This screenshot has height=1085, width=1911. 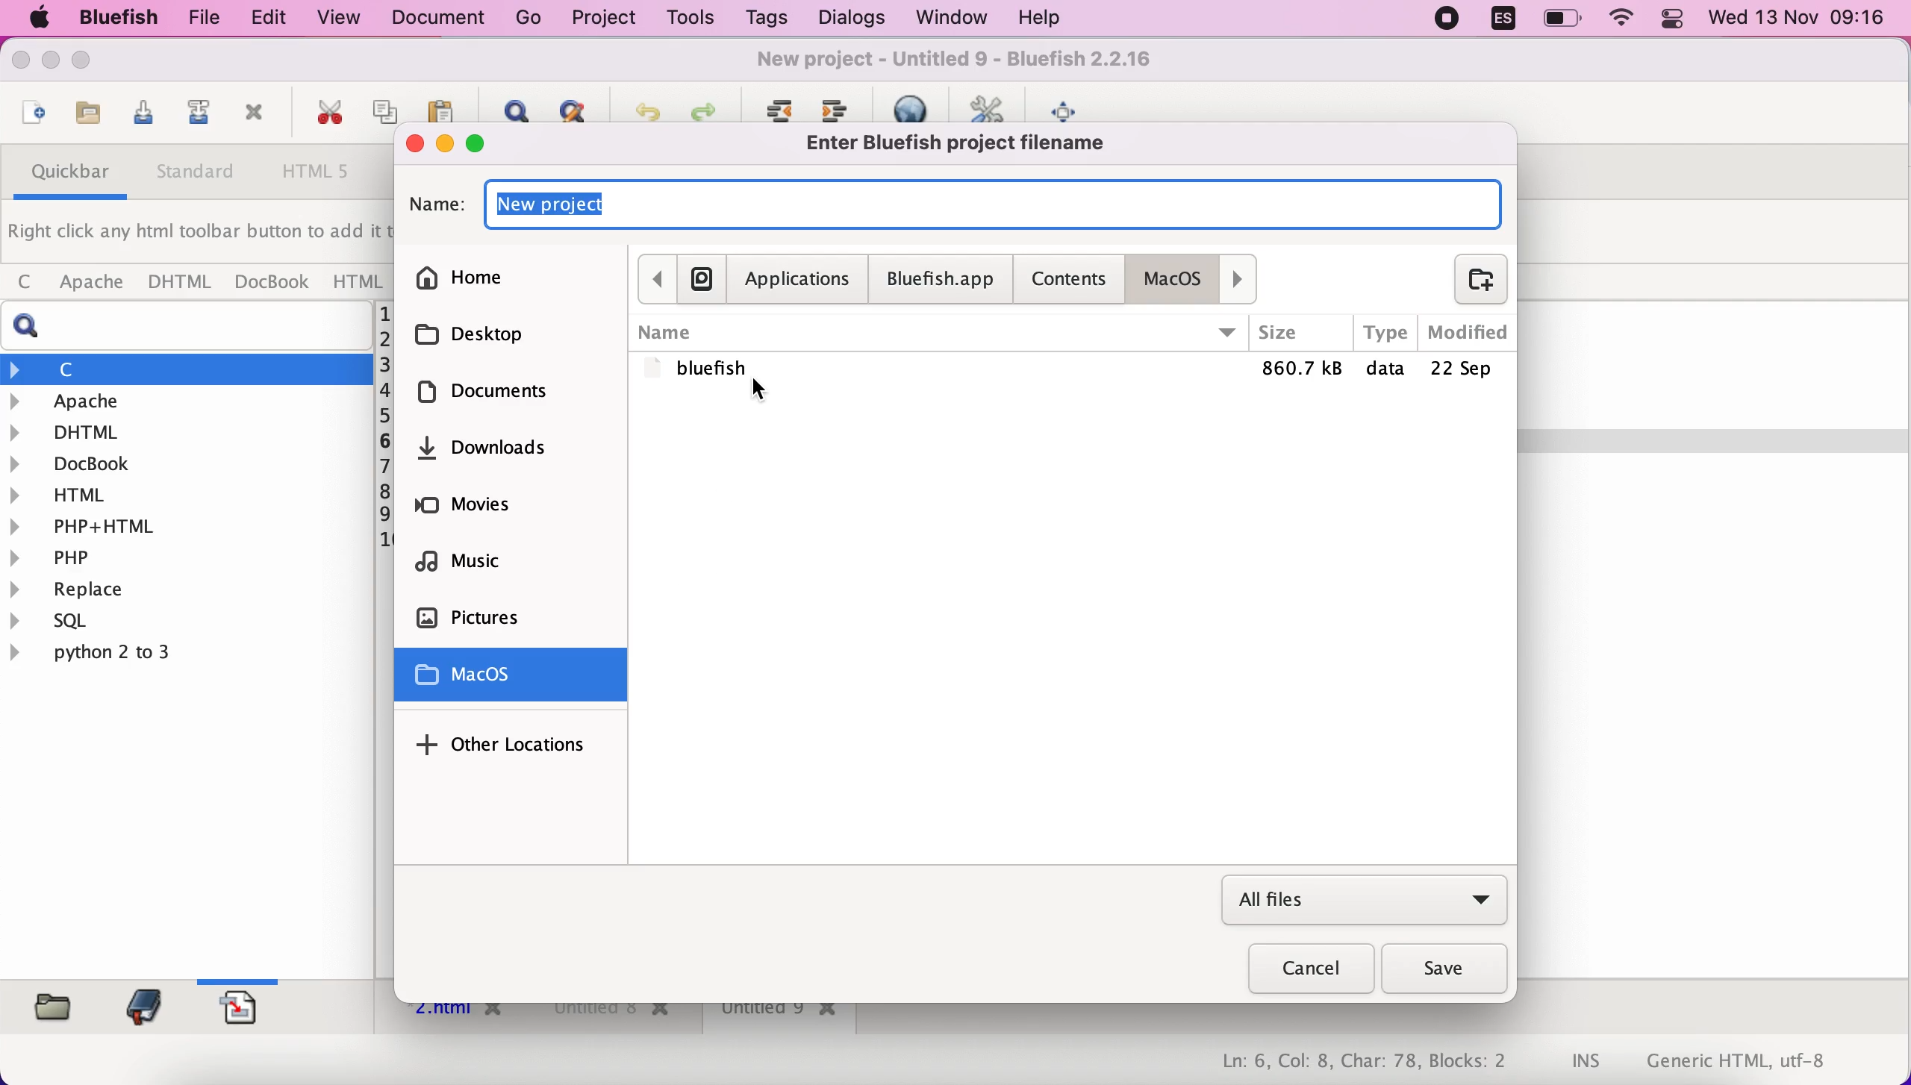 What do you see at coordinates (918, 106) in the screenshot?
I see `preview in browser` at bounding box center [918, 106].